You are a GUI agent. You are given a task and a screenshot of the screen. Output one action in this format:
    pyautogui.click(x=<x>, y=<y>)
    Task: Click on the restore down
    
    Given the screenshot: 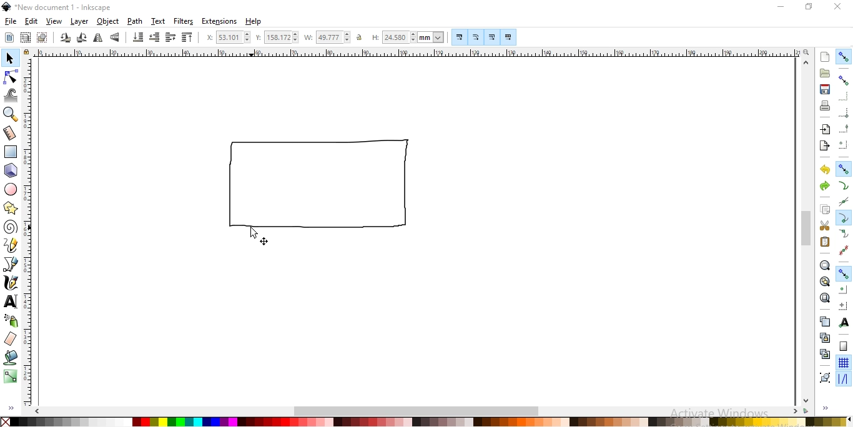 What is the action you would take?
    pyautogui.click(x=808, y=7)
    